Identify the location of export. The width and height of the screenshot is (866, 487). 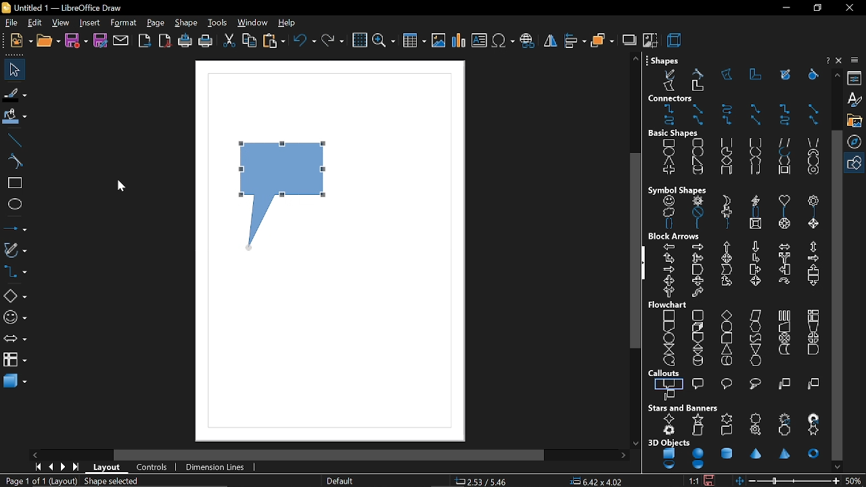
(145, 42).